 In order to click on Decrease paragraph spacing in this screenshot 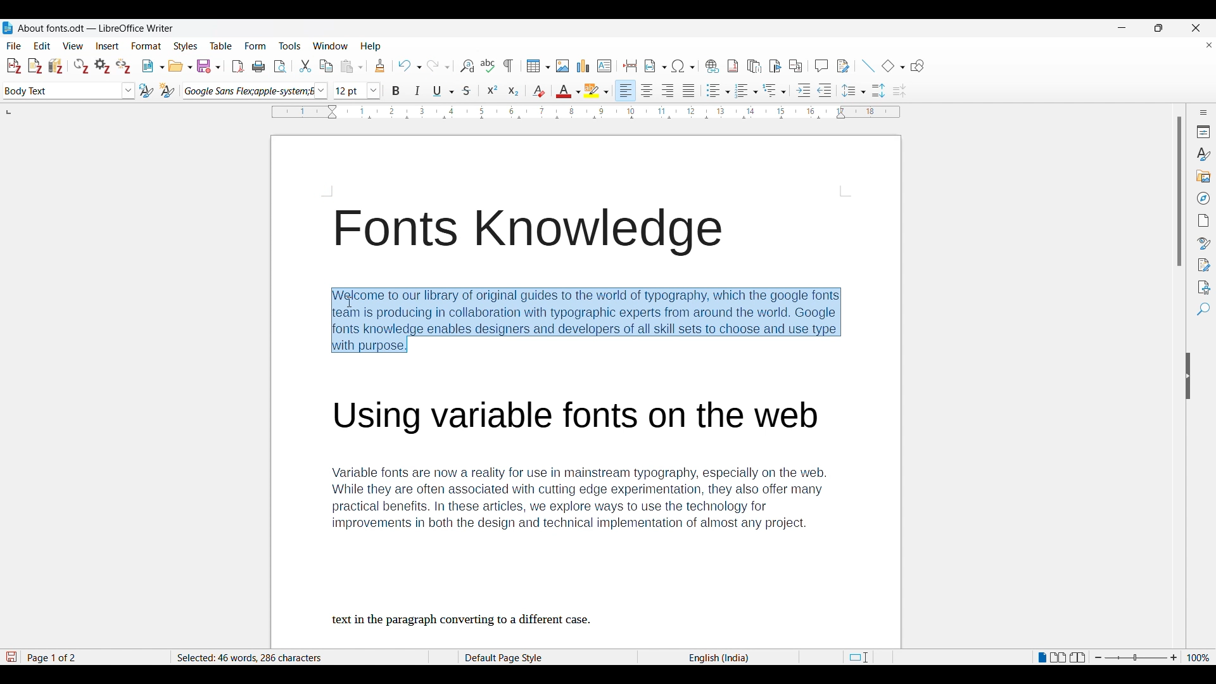, I will do `click(900, 91)`.